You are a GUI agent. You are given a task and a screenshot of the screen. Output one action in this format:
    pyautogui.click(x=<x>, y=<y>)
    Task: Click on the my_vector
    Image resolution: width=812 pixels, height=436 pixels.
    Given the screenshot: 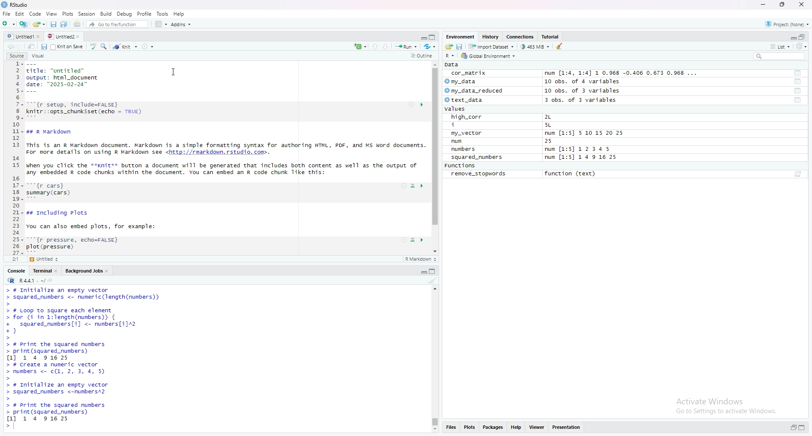 What is the action you would take?
    pyautogui.click(x=468, y=133)
    